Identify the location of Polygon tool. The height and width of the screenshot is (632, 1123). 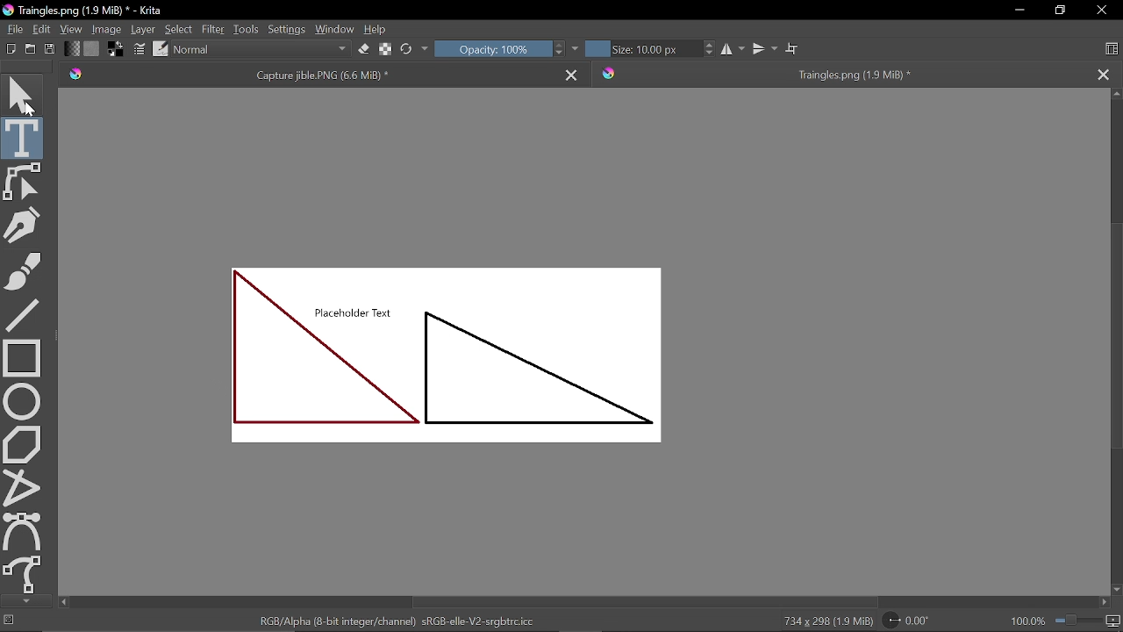
(22, 445).